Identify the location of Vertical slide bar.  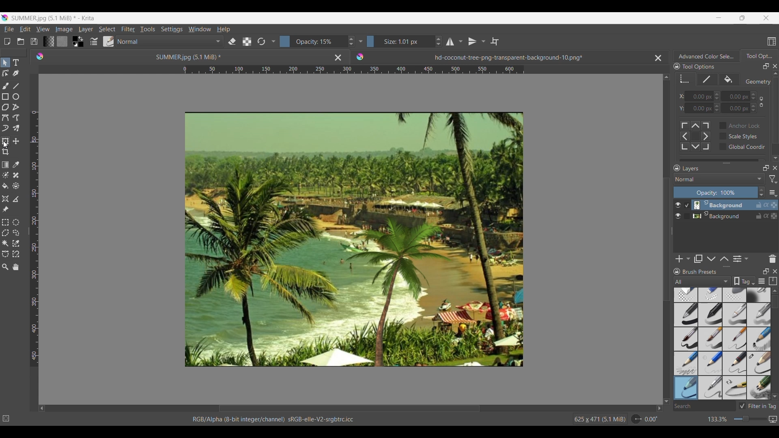
(775, 302).